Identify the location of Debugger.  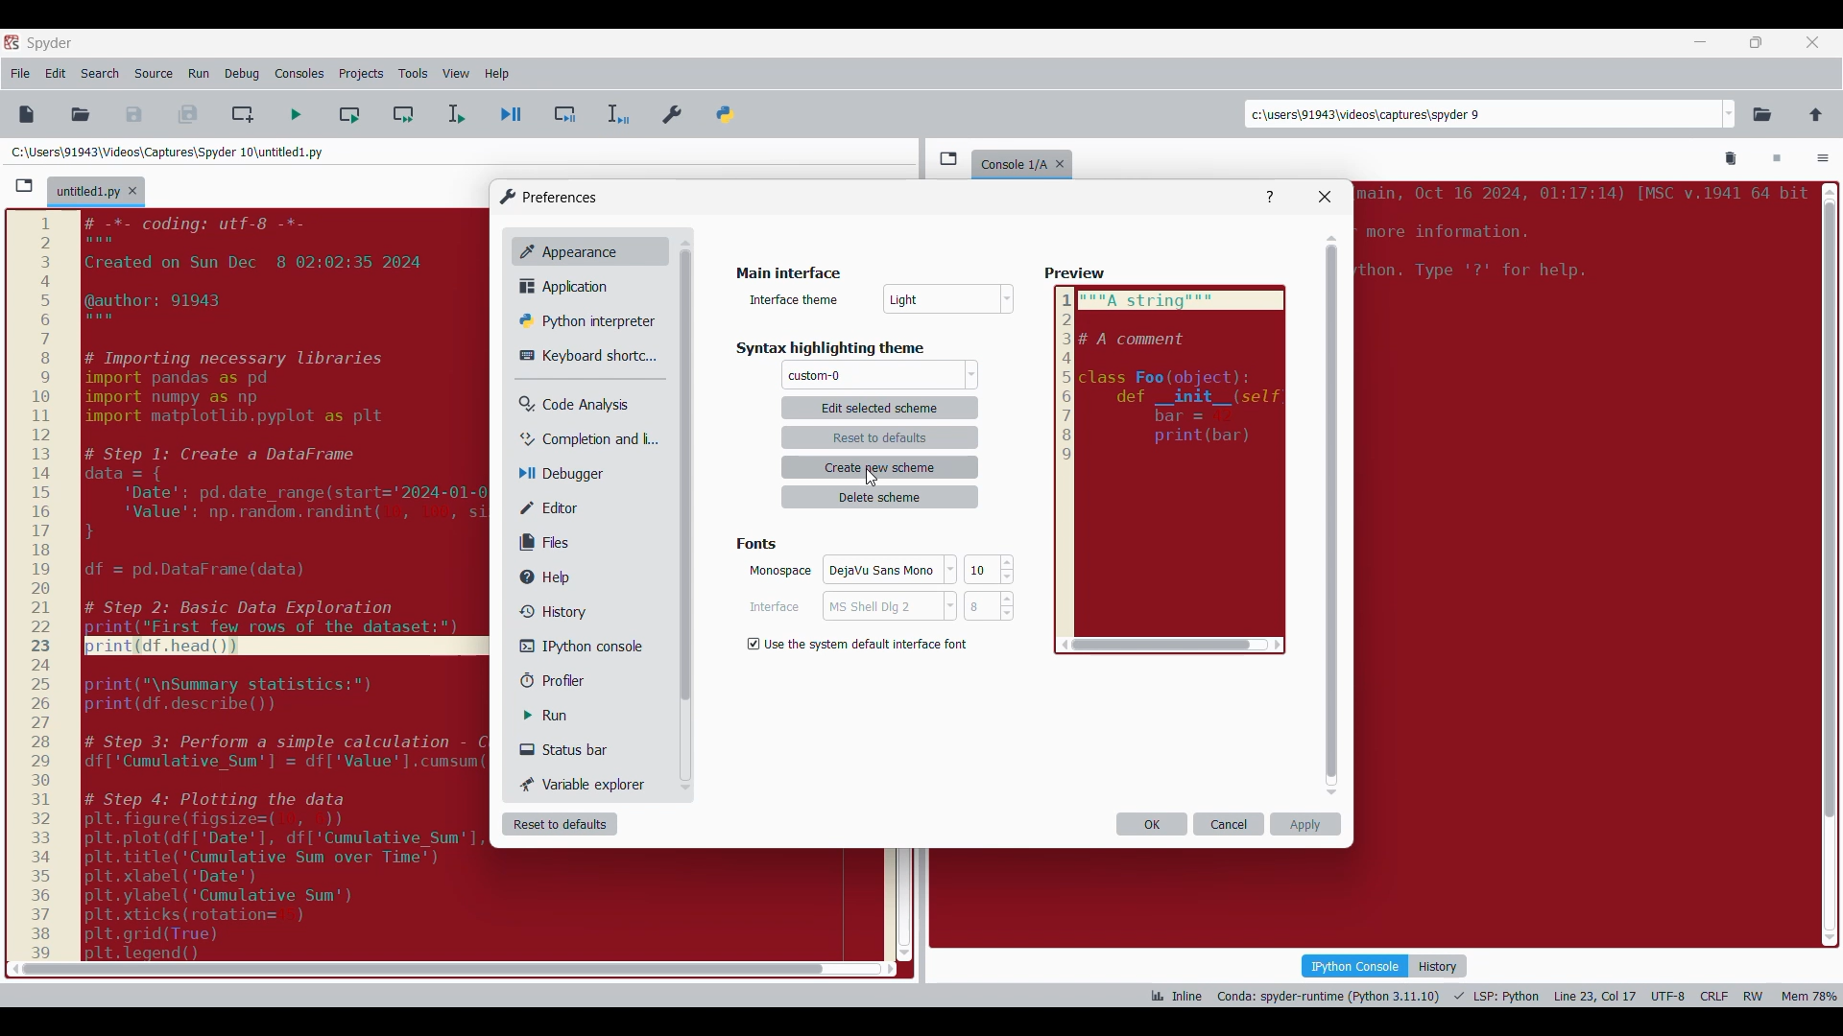
(589, 475).